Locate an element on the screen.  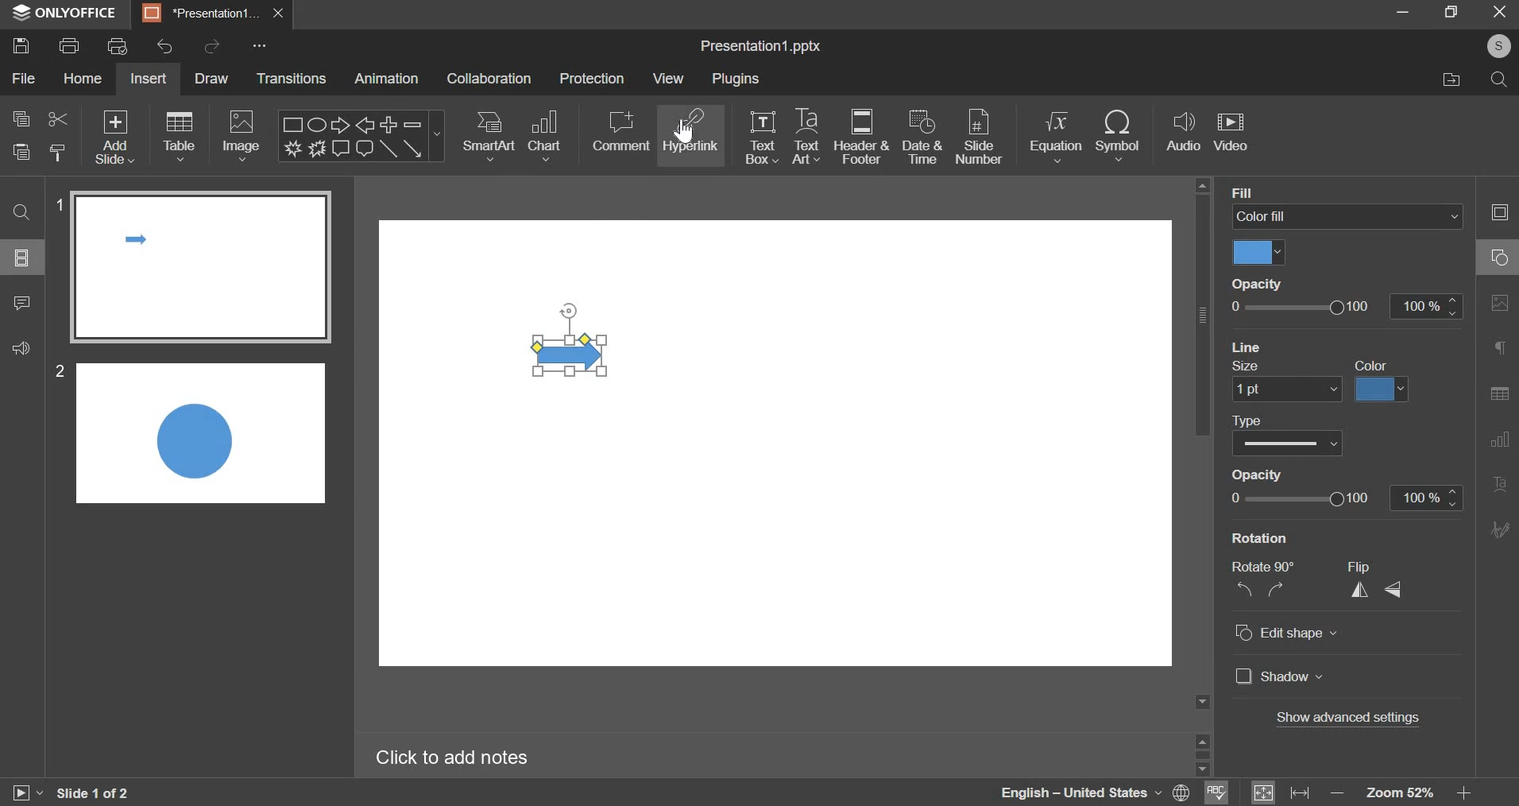
slide number is located at coordinates (979, 138).